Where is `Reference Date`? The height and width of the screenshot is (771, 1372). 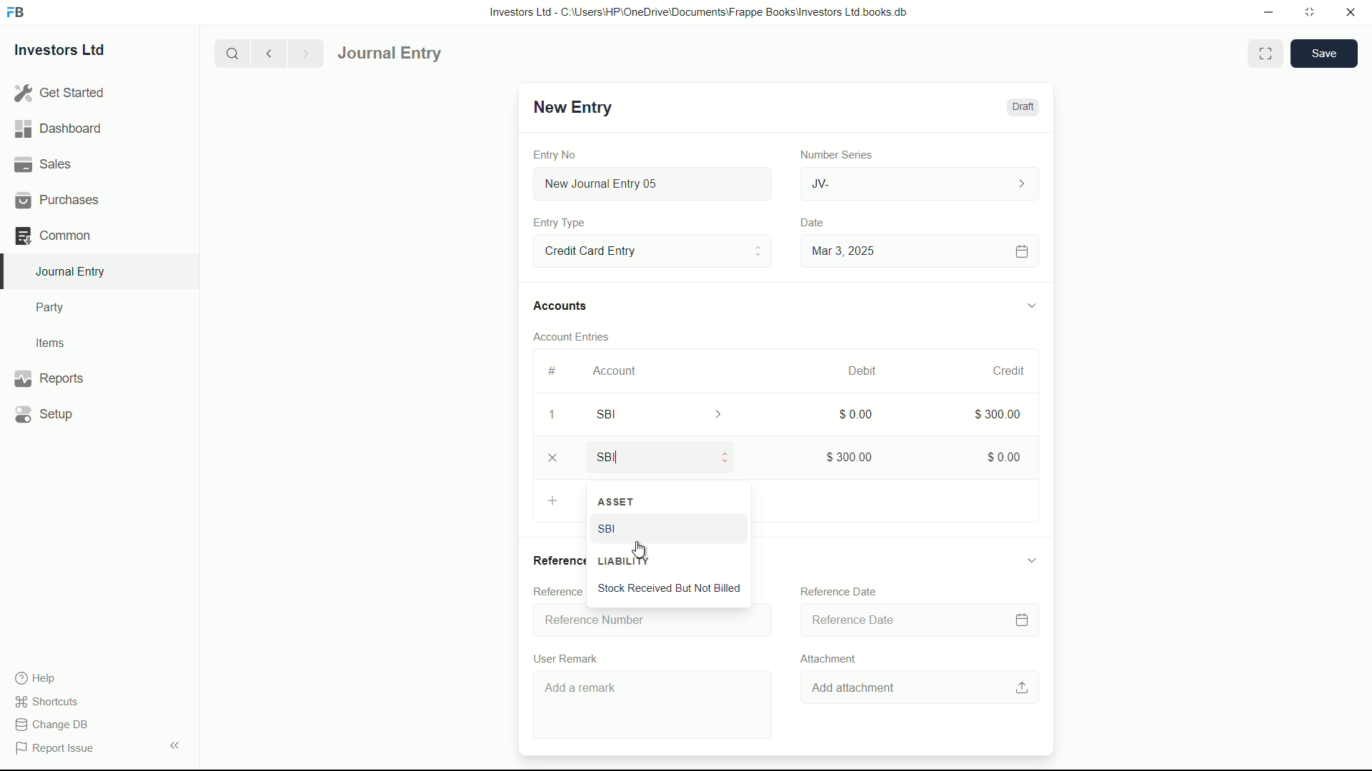
Reference Date is located at coordinates (915, 621).